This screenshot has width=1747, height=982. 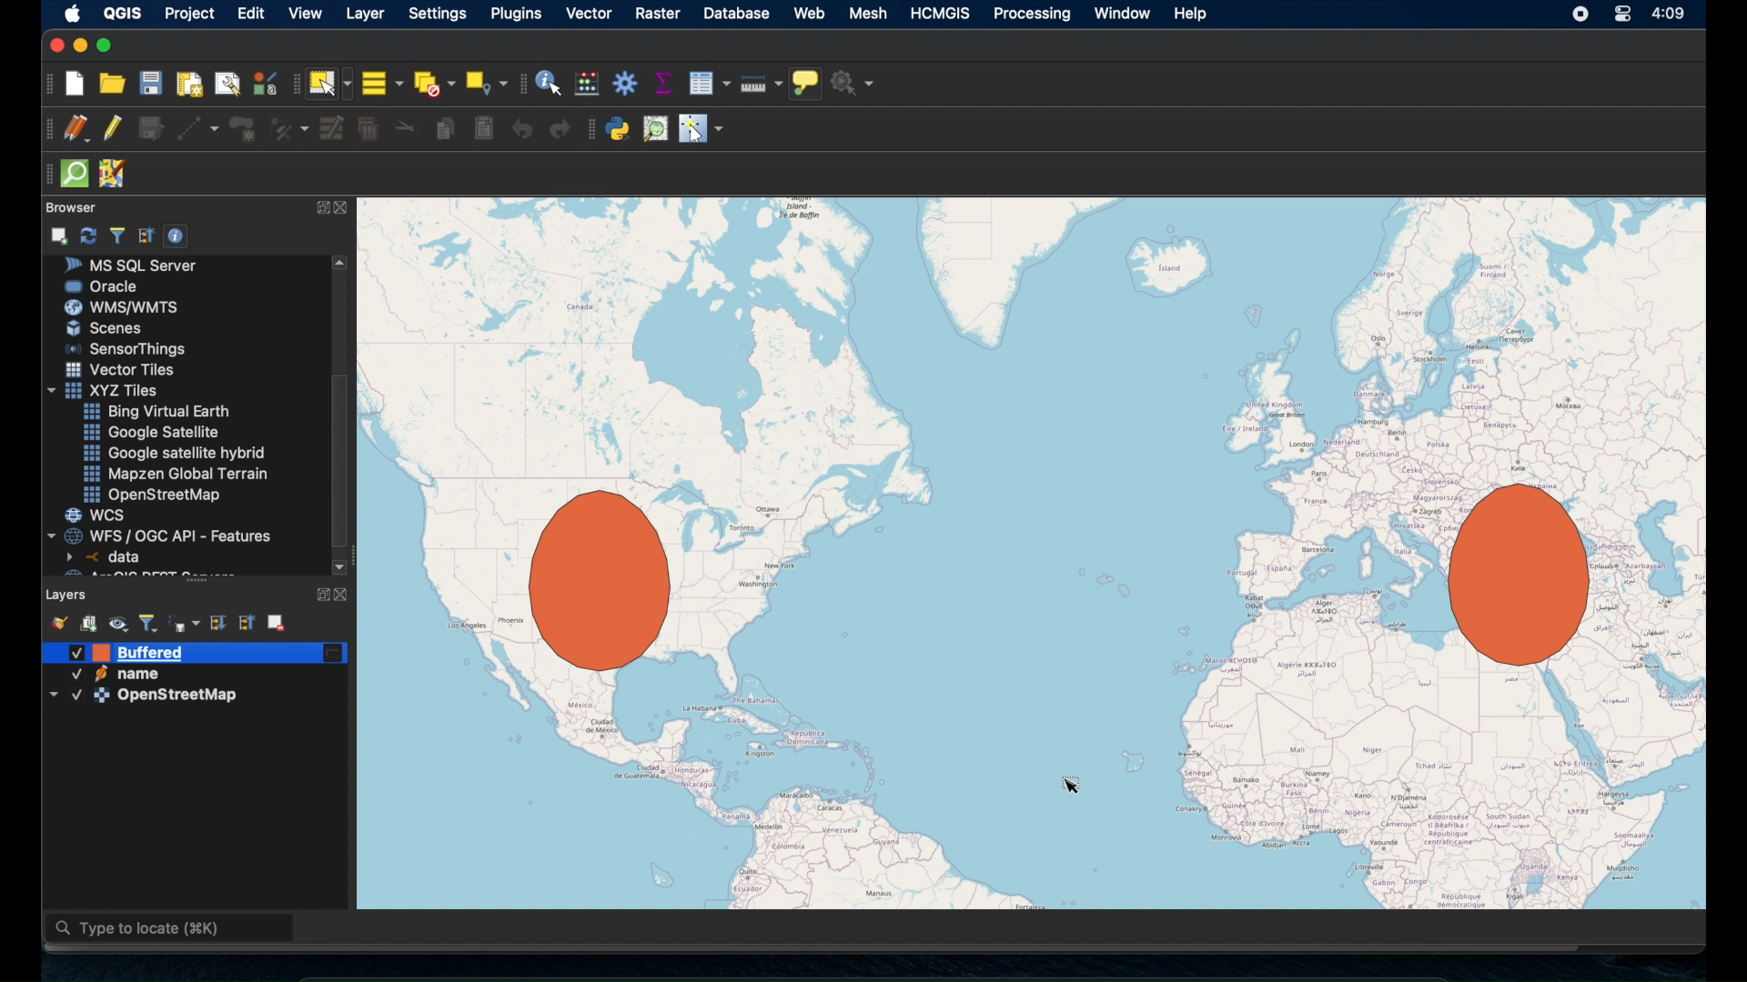 What do you see at coordinates (709, 80) in the screenshot?
I see `open attributes table` at bounding box center [709, 80].